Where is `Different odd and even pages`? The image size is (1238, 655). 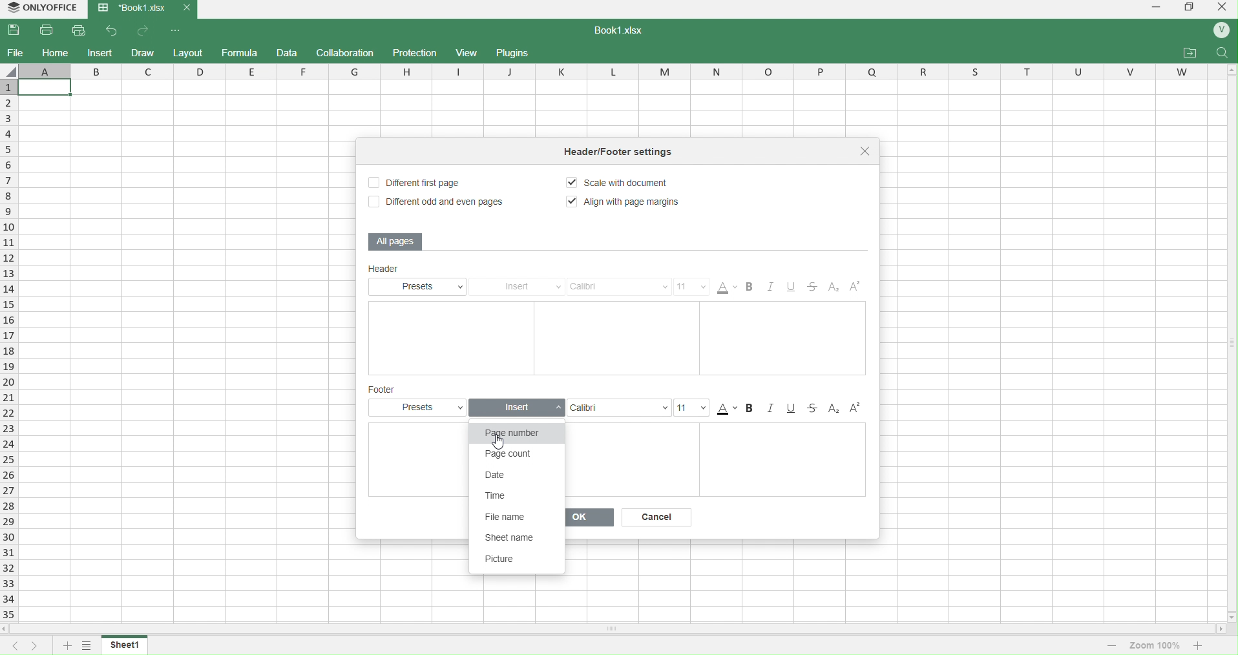
Different odd and even pages is located at coordinates (435, 203).